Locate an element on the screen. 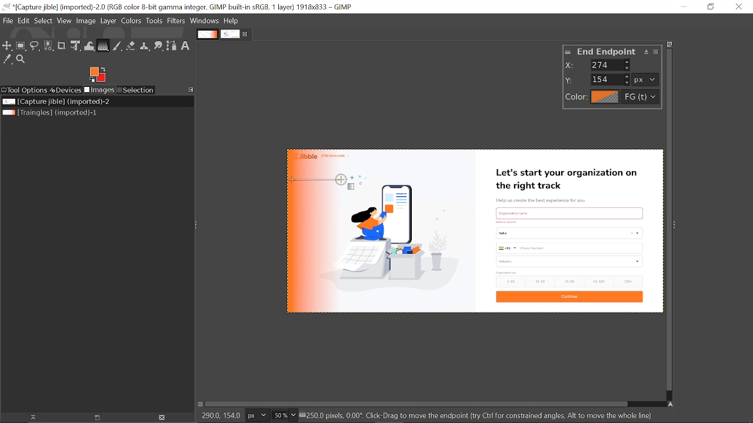  Tools is located at coordinates (155, 21).